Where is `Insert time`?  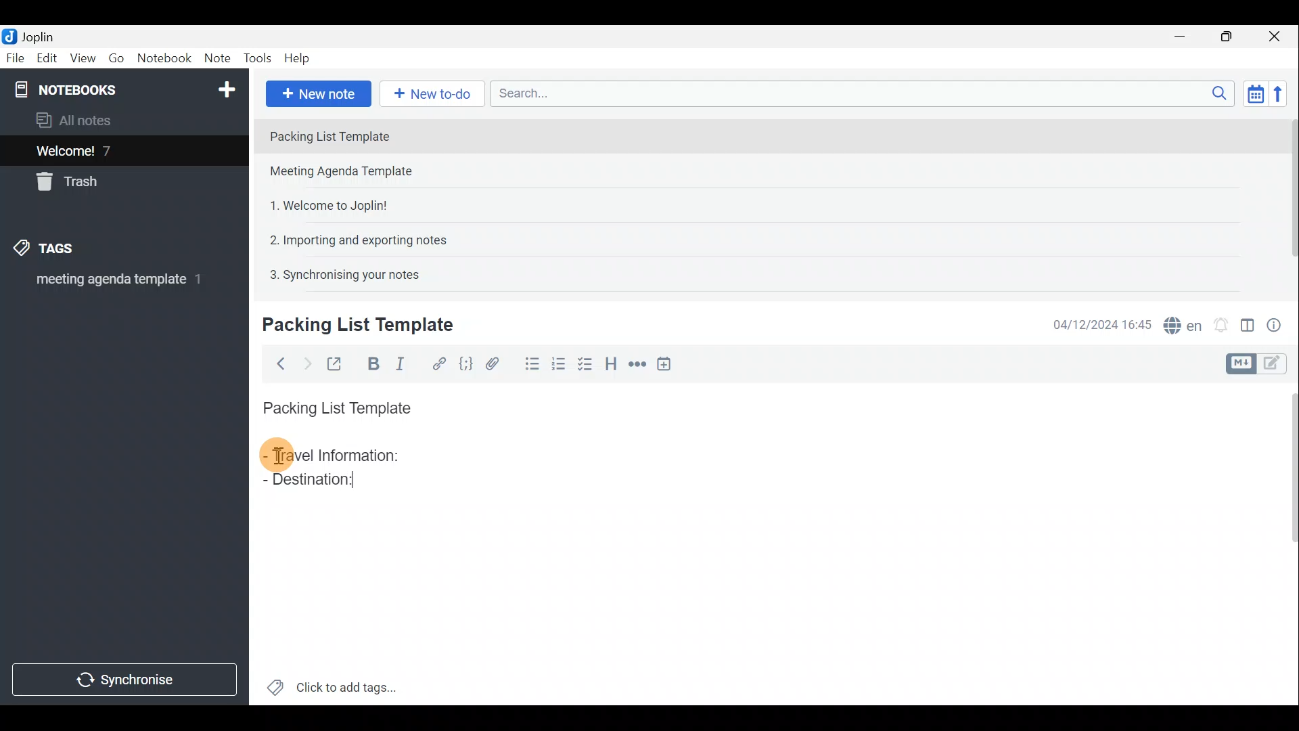
Insert time is located at coordinates (668, 363).